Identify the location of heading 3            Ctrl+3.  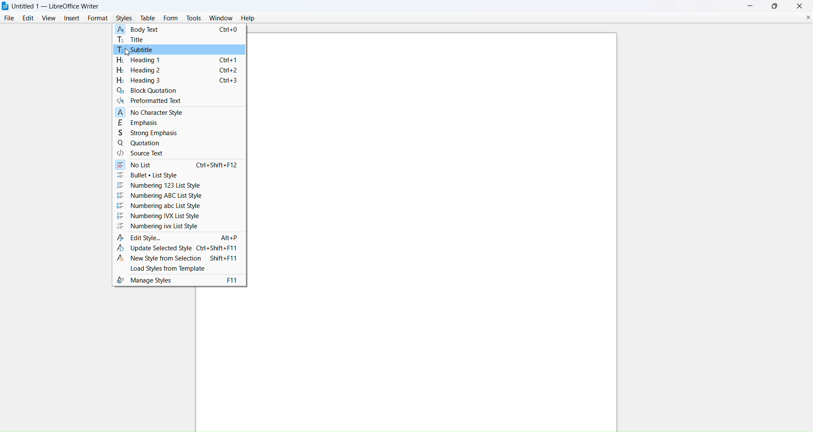
(176, 81).